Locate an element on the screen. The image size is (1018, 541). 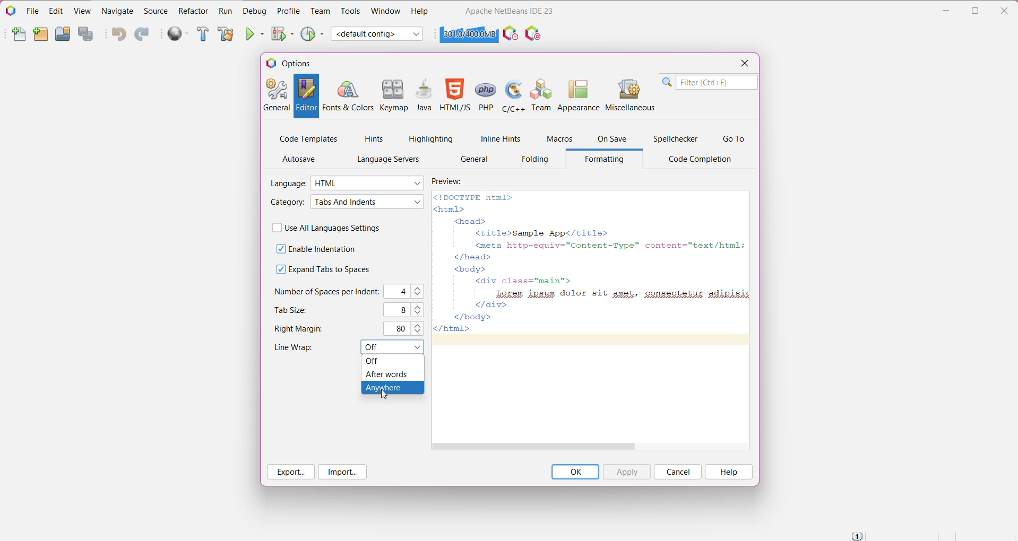
off is located at coordinates (393, 360).